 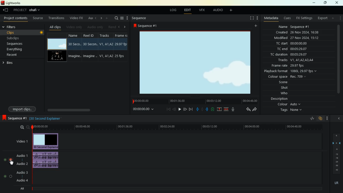 What do you see at coordinates (291, 44) in the screenshot?
I see `tc start` at bounding box center [291, 44].